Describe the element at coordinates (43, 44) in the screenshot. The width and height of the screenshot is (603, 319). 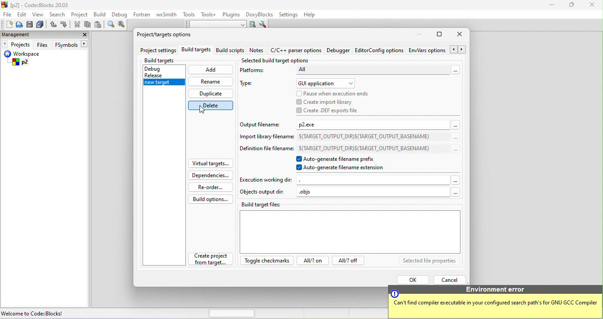
I see `files` at that location.